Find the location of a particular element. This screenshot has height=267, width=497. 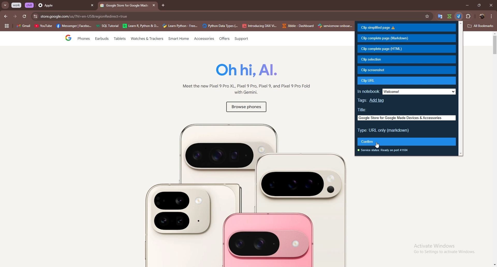

Image is located at coordinates (231, 191).